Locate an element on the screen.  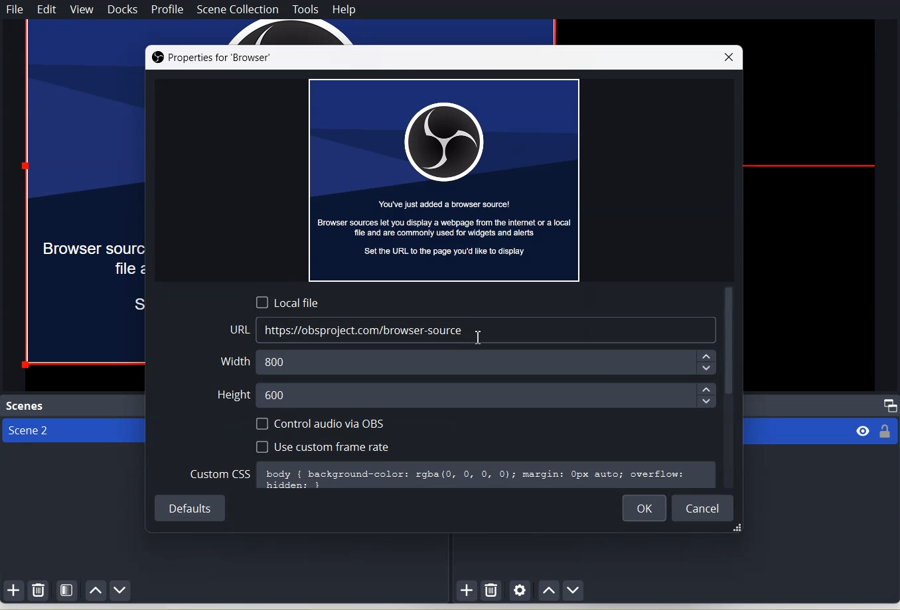
body { background-color: rgba(0, 0, 0, 0); margin: Opx auto; overflow:hiddens is located at coordinates (487, 476).